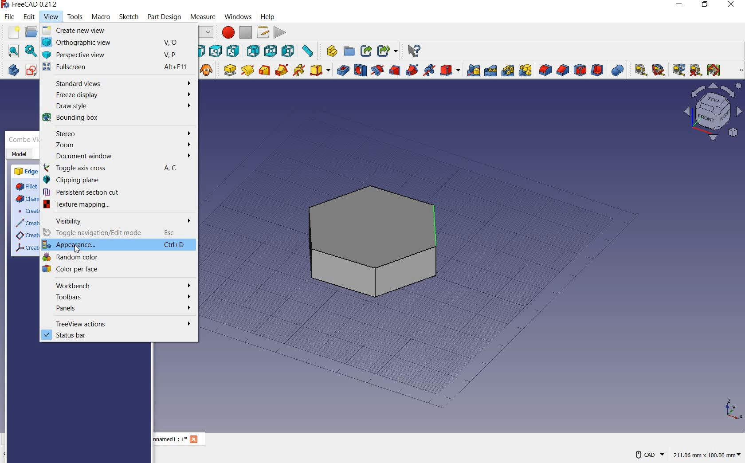  I want to click on chamfer, so click(26, 199).